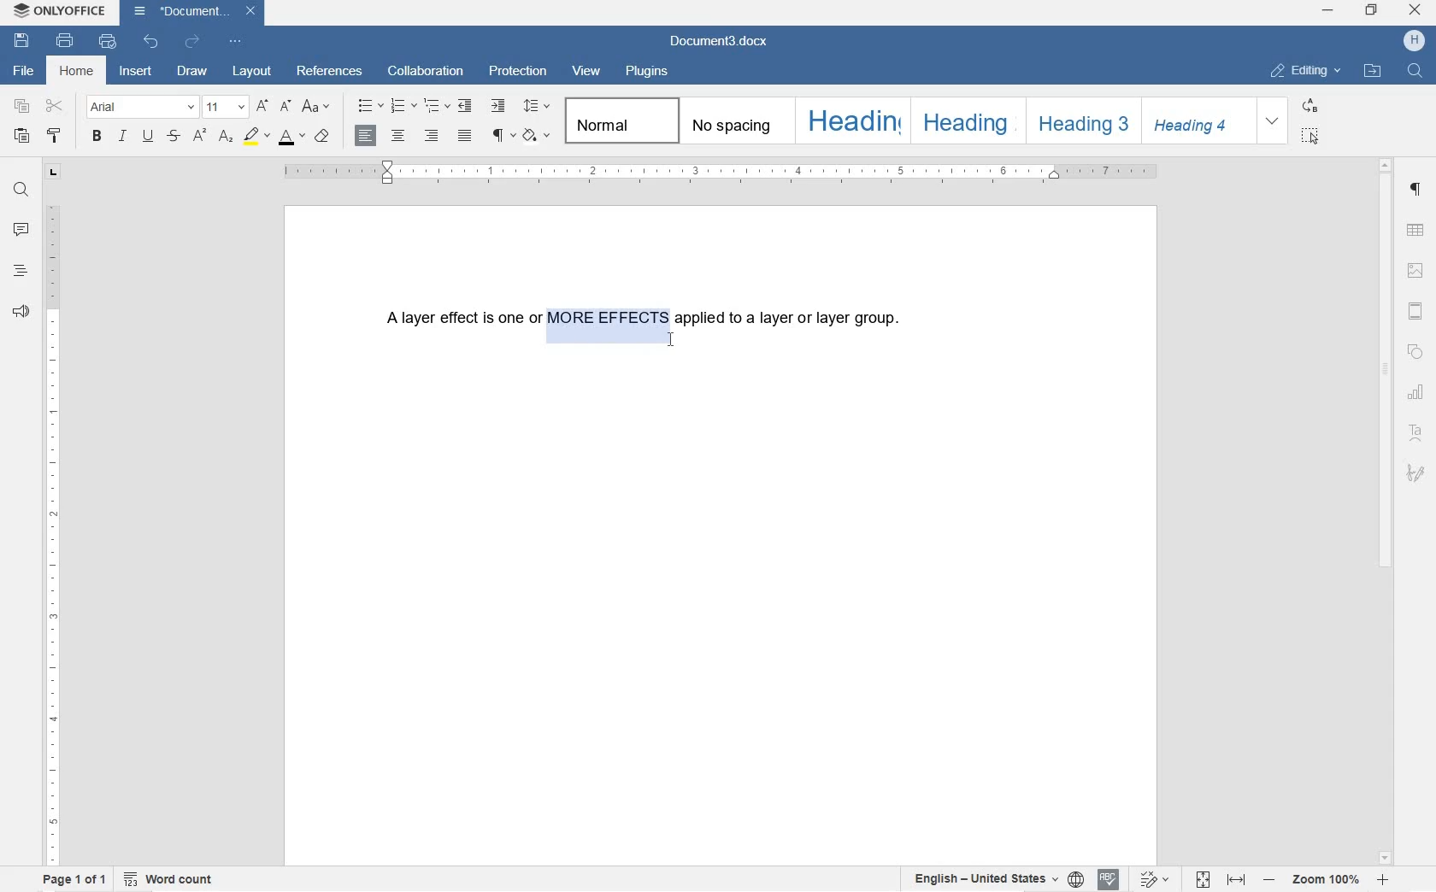  Describe the element at coordinates (21, 189) in the screenshot. I see `FIND` at that location.